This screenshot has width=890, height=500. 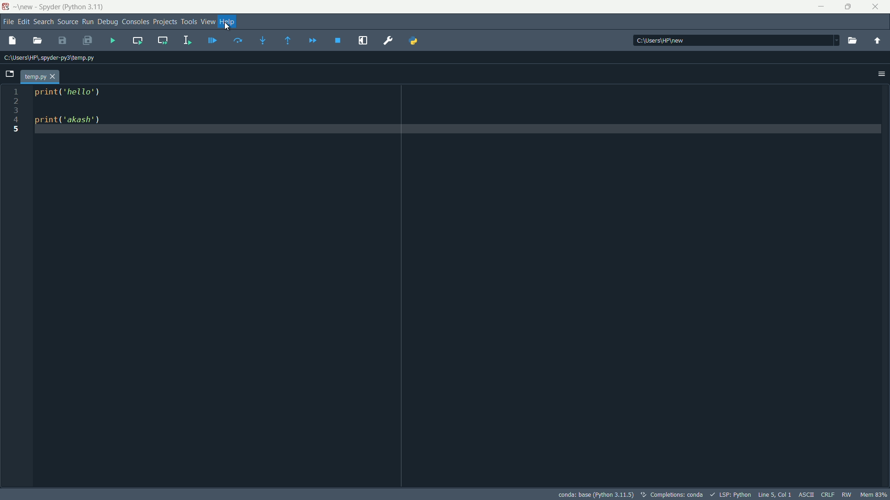 I want to click on run current line, so click(x=237, y=40).